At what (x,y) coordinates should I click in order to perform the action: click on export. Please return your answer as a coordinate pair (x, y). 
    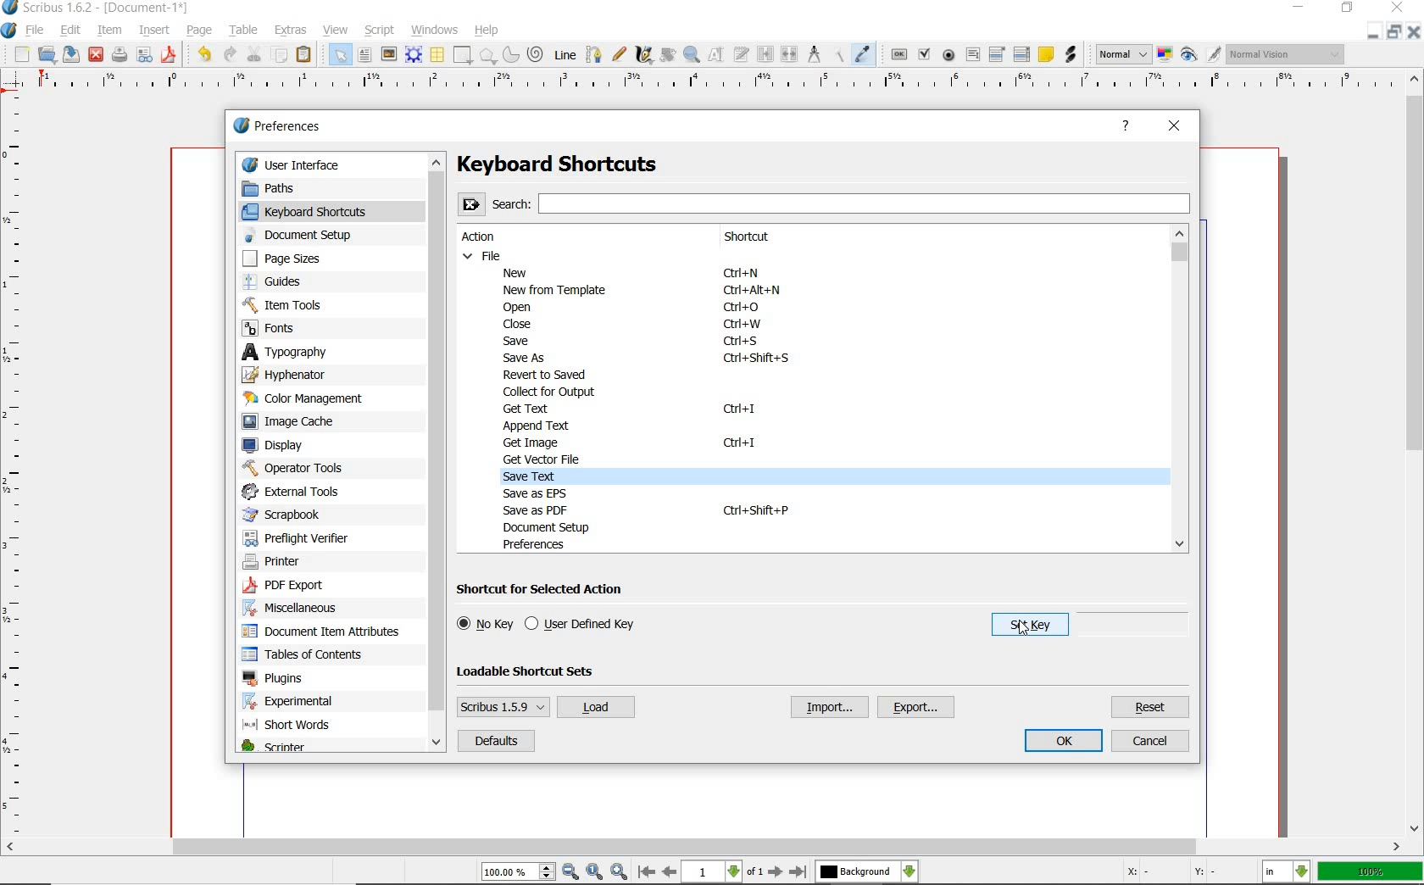
    Looking at the image, I should click on (917, 708).